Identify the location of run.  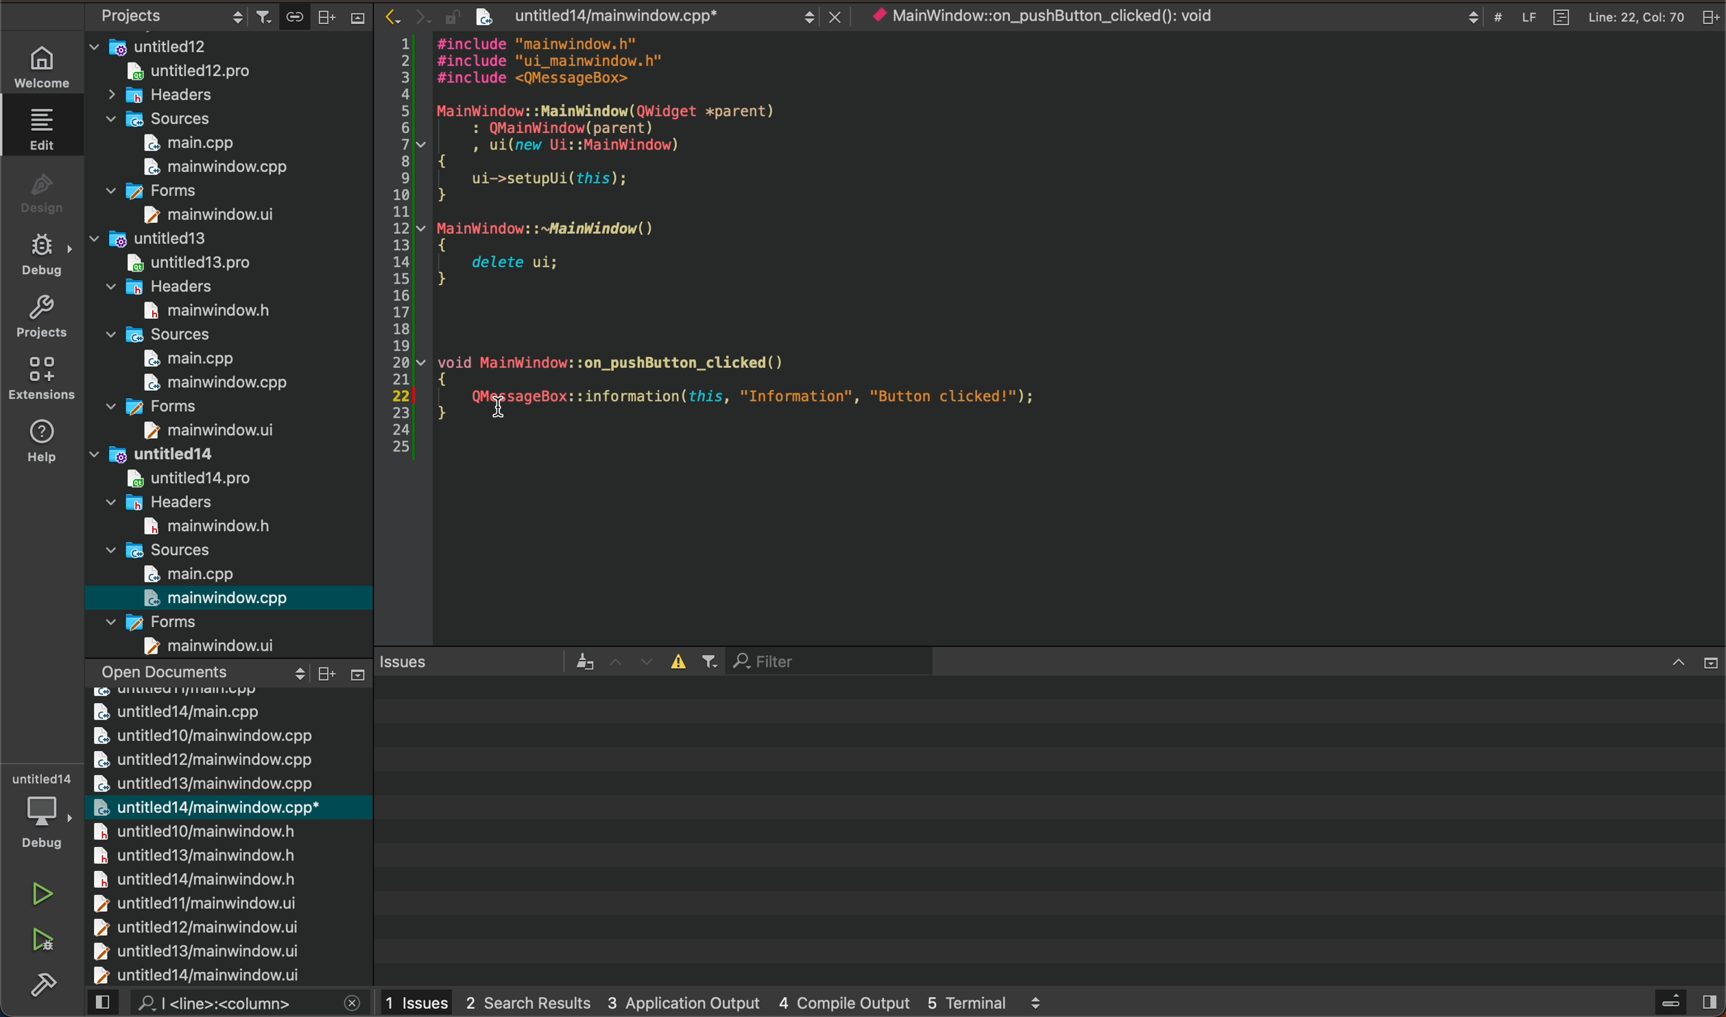
(40, 894).